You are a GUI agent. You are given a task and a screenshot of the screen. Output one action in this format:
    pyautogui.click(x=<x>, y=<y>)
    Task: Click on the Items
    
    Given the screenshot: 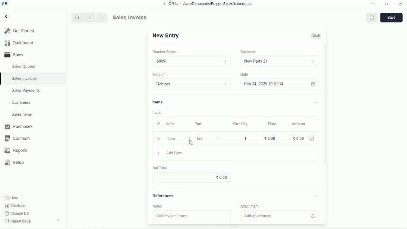 What is the action you would take?
    pyautogui.click(x=235, y=103)
    